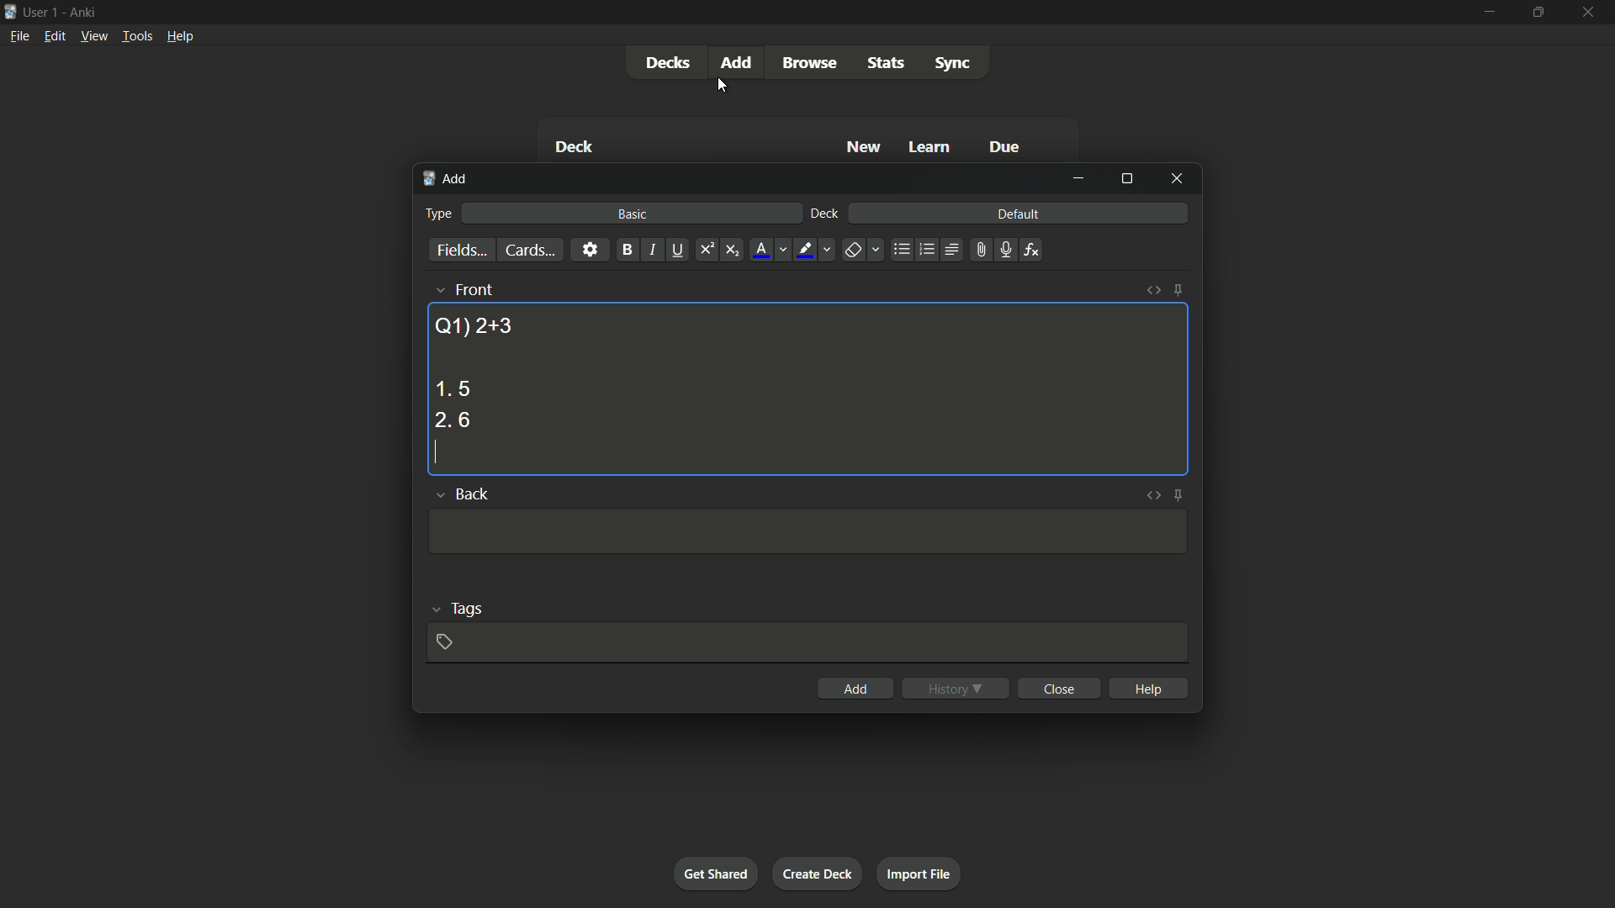  What do you see at coordinates (1590, 12) in the screenshot?
I see `close app` at bounding box center [1590, 12].